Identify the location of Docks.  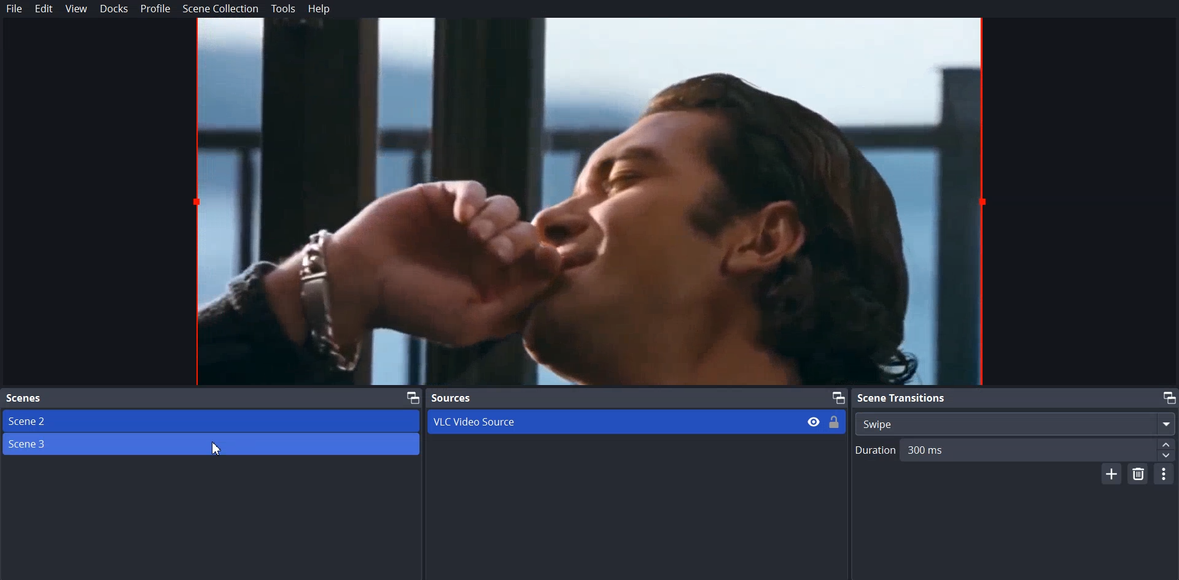
(114, 9).